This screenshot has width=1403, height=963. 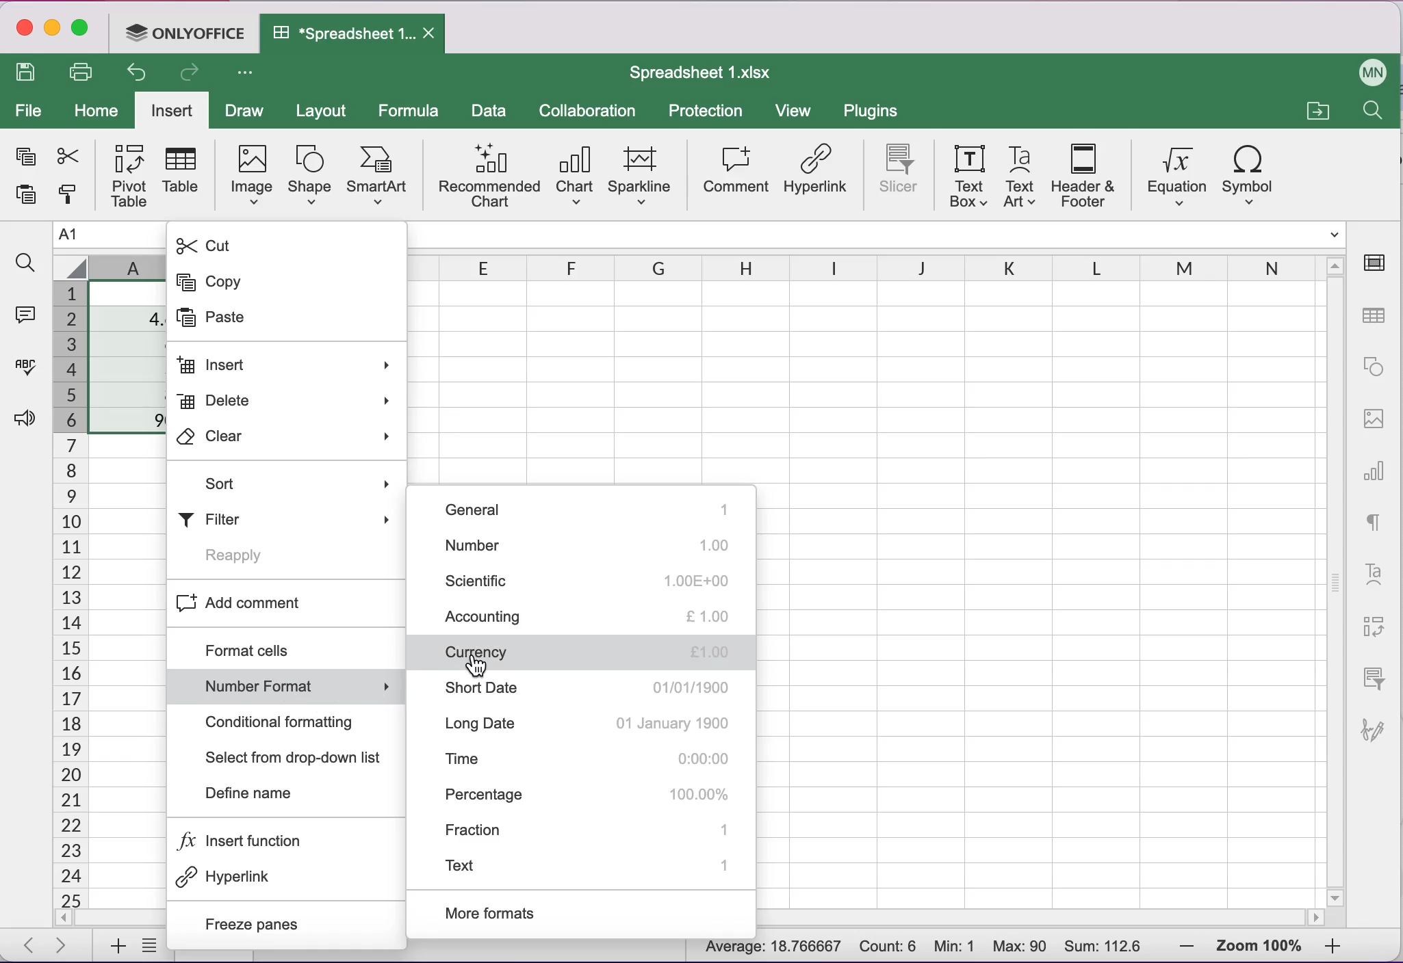 I want to click on cut, so click(x=66, y=156).